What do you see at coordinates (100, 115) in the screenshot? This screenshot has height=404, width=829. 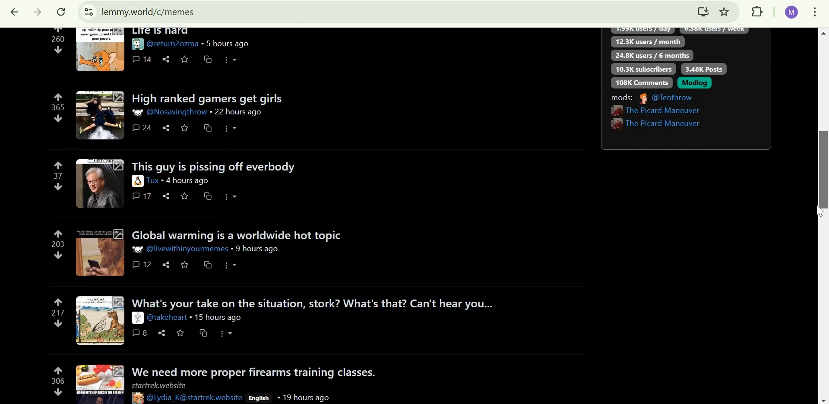 I see `expand here` at bounding box center [100, 115].